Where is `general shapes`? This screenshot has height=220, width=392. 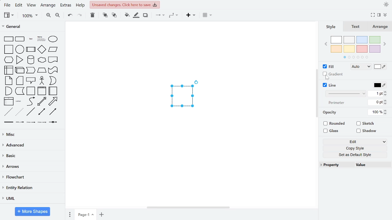
general shapes is located at coordinates (8, 39).